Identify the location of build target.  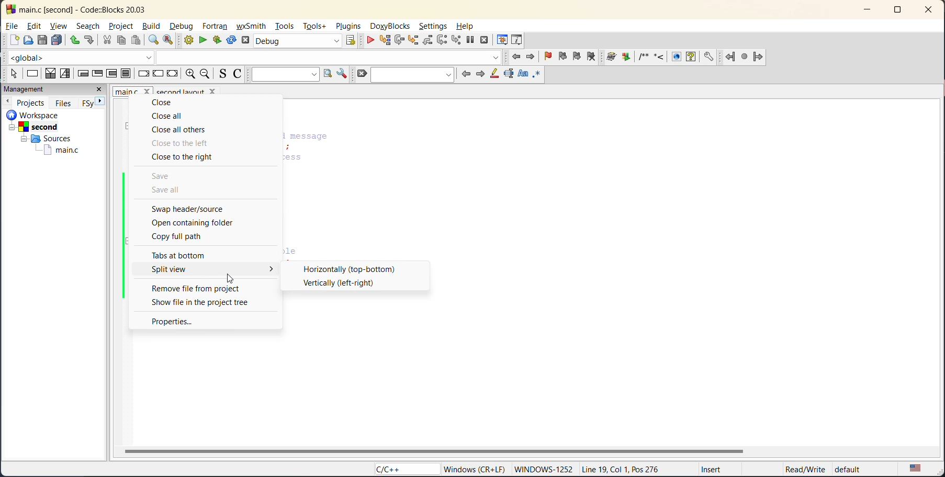
(297, 40).